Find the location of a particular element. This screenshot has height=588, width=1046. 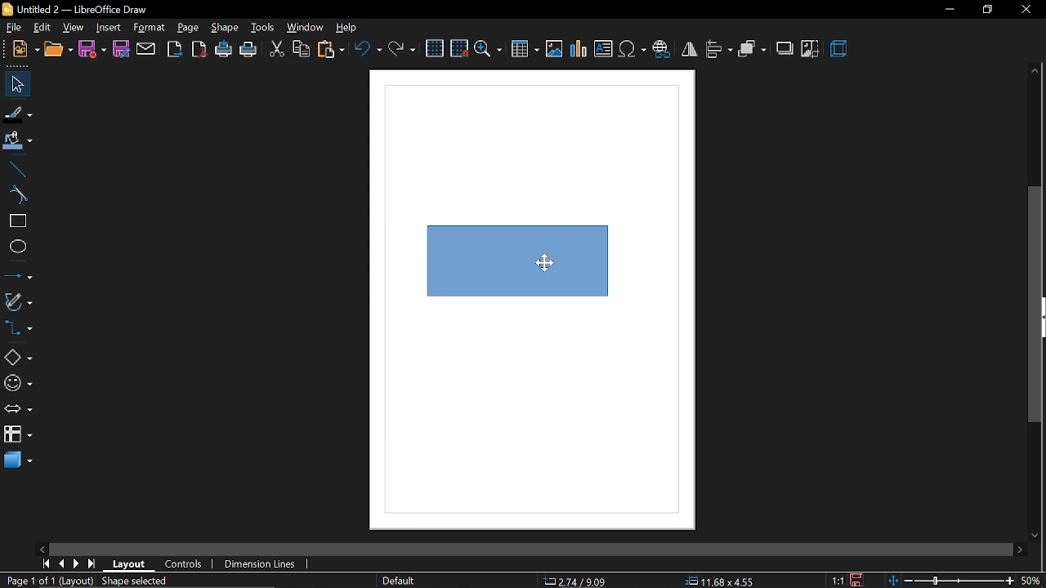

insert symbol is located at coordinates (632, 50).